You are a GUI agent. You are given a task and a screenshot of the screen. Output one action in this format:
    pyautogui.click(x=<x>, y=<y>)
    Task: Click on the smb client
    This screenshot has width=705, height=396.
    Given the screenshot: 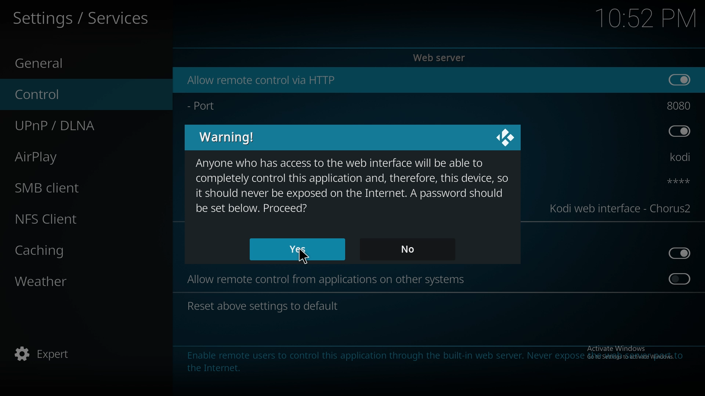 What is the action you would take?
    pyautogui.click(x=73, y=188)
    